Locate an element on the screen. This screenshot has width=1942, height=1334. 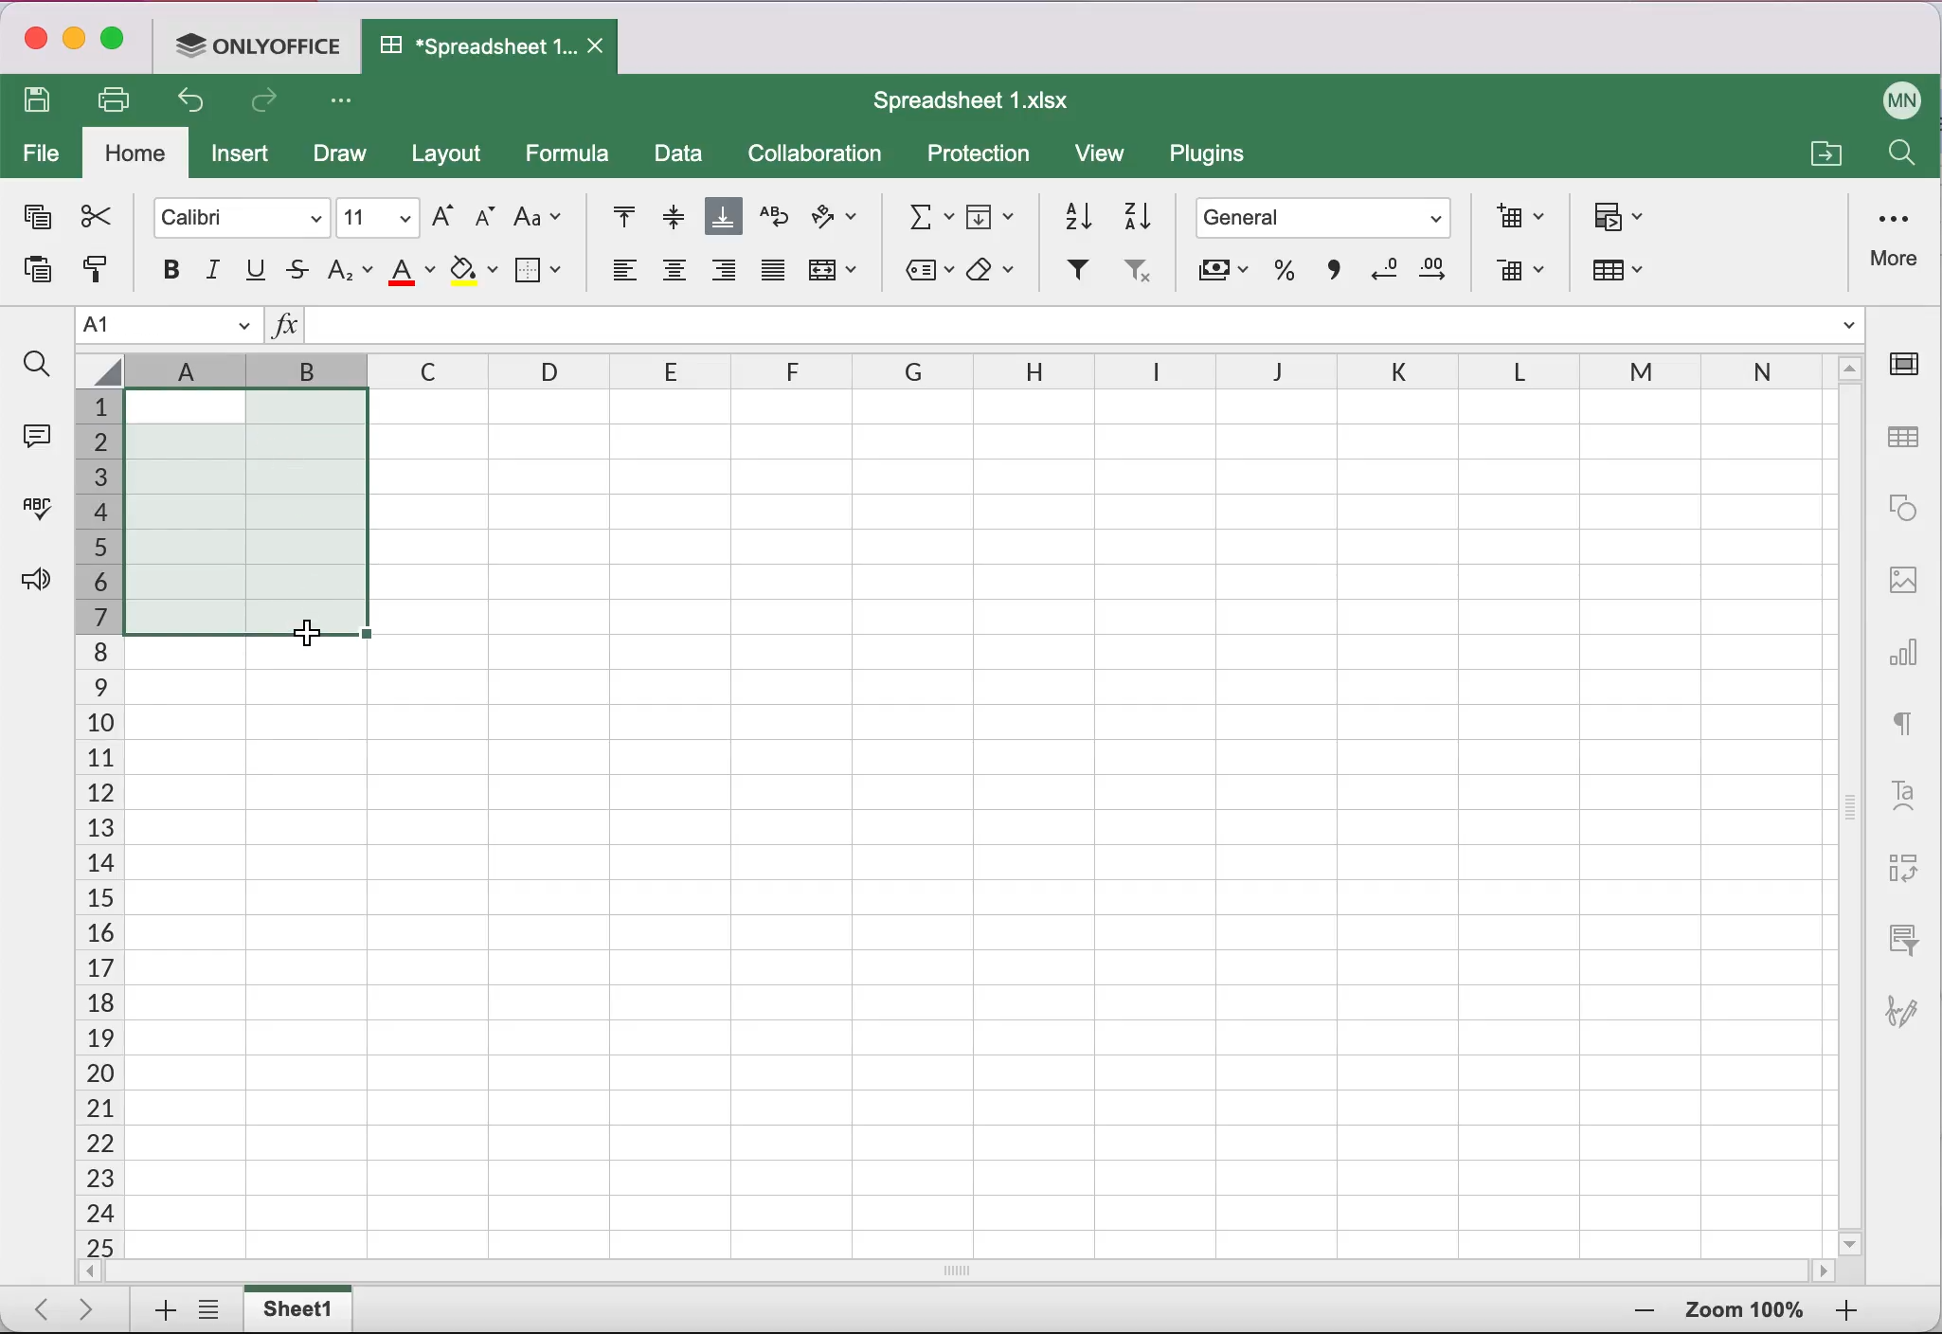
insert is located at coordinates (245, 158).